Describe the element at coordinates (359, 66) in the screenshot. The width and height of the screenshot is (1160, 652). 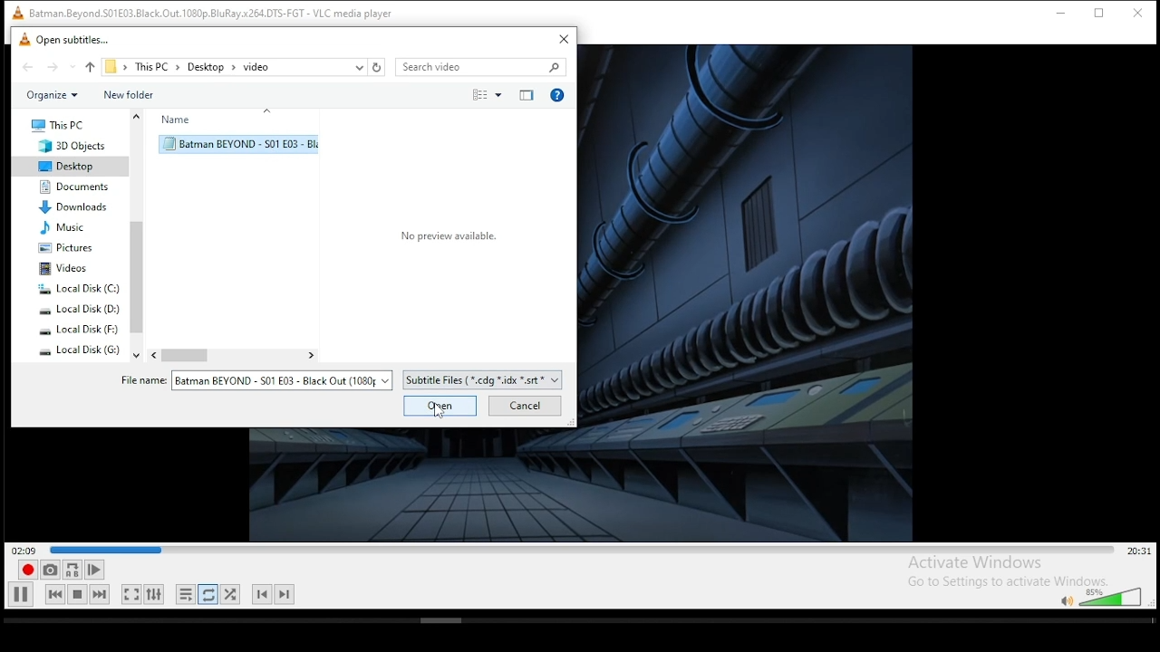
I see `recent locations` at that location.